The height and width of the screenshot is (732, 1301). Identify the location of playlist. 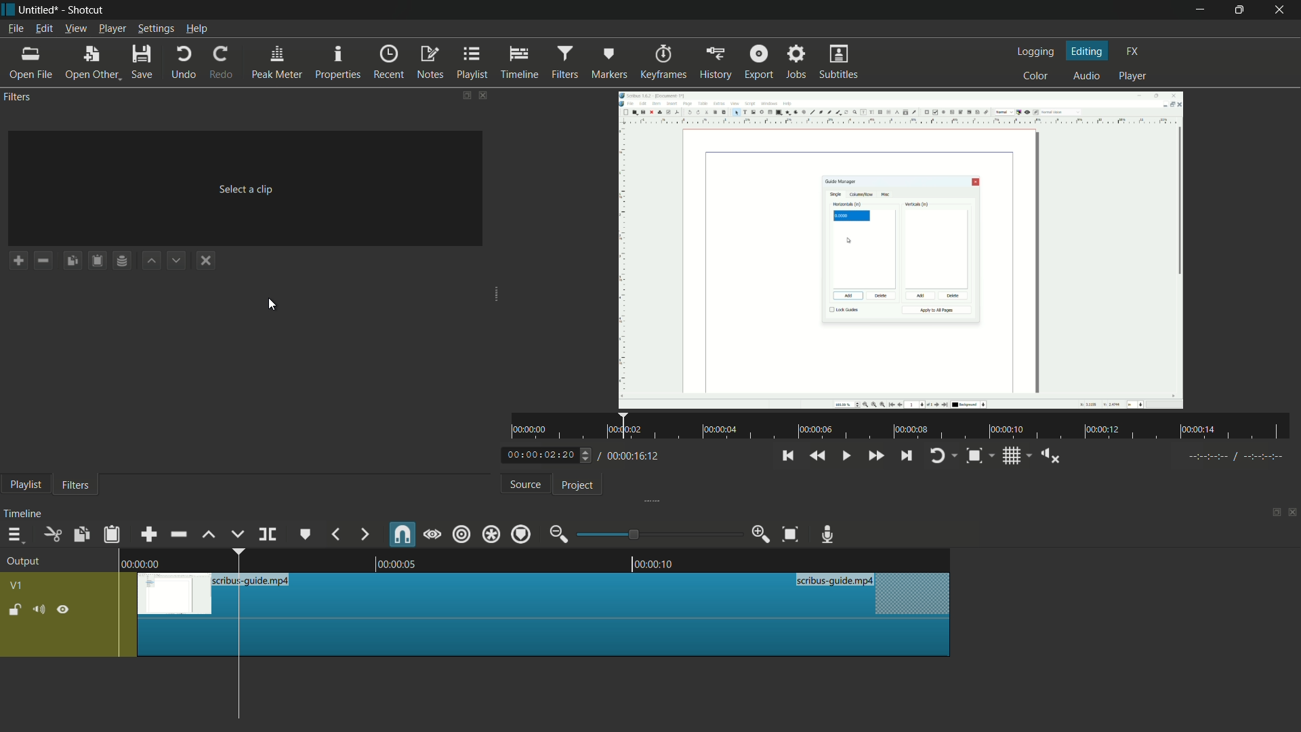
(23, 485).